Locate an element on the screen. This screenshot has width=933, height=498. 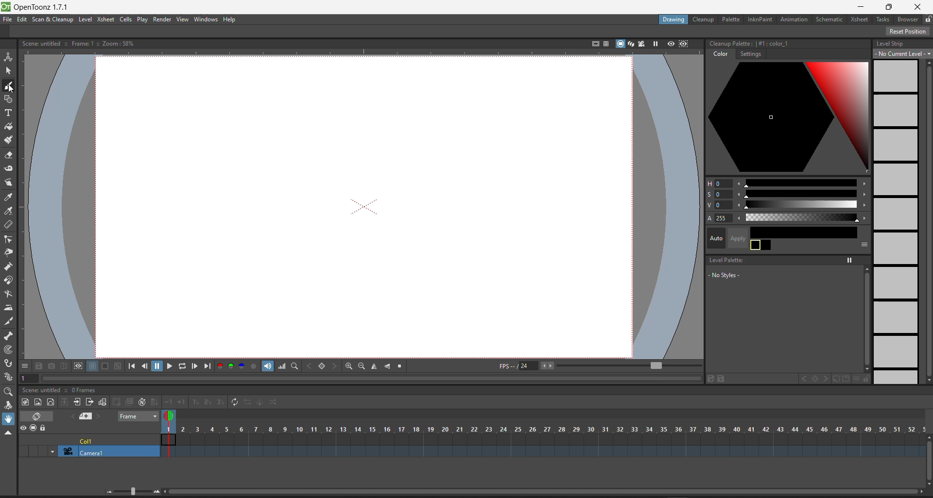
level is located at coordinates (86, 19).